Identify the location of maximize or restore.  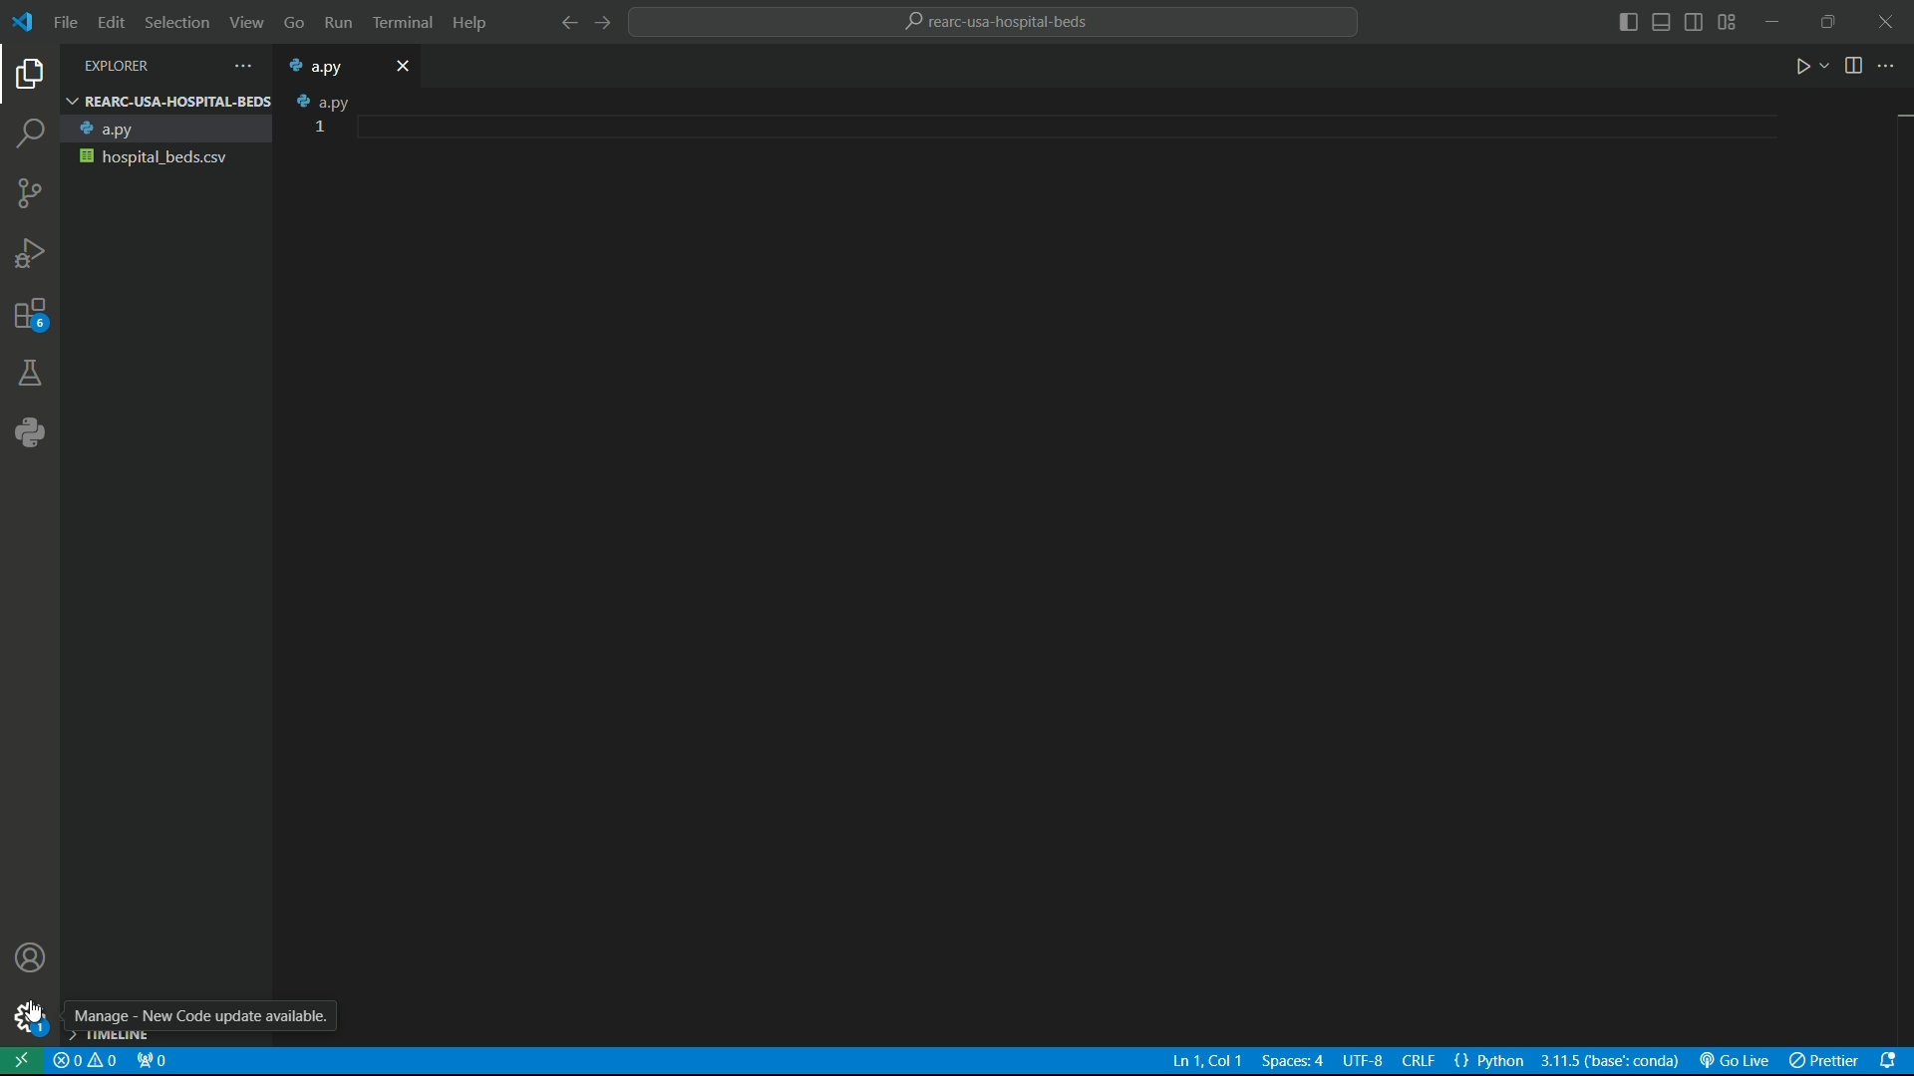
(1827, 20).